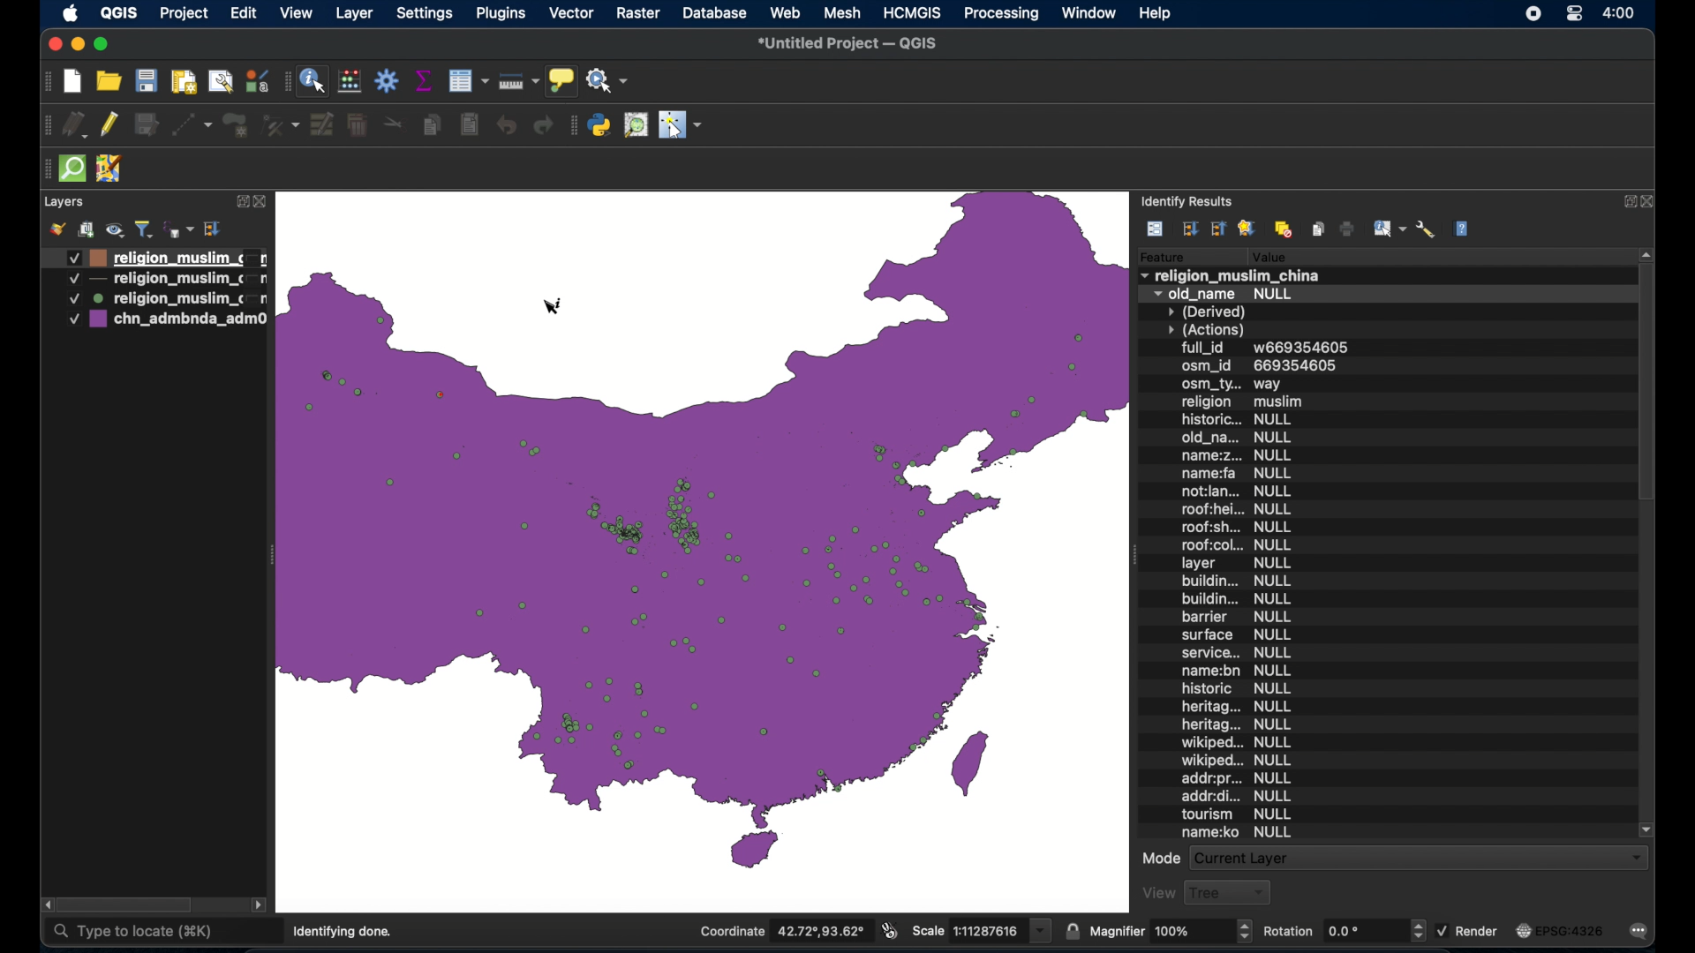 The height and width of the screenshot is (953, 1695). What do you see at coordinates (1236, 509) in the screenshot?
I see `roof` at bounding box center [1236, 509].